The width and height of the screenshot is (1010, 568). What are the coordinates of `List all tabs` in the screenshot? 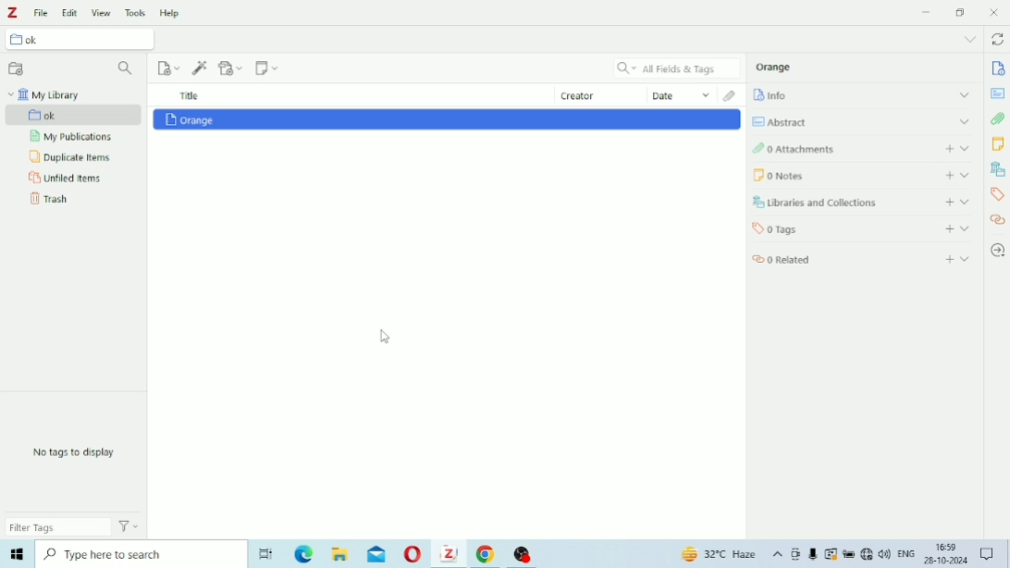 It's located at (969, 40).